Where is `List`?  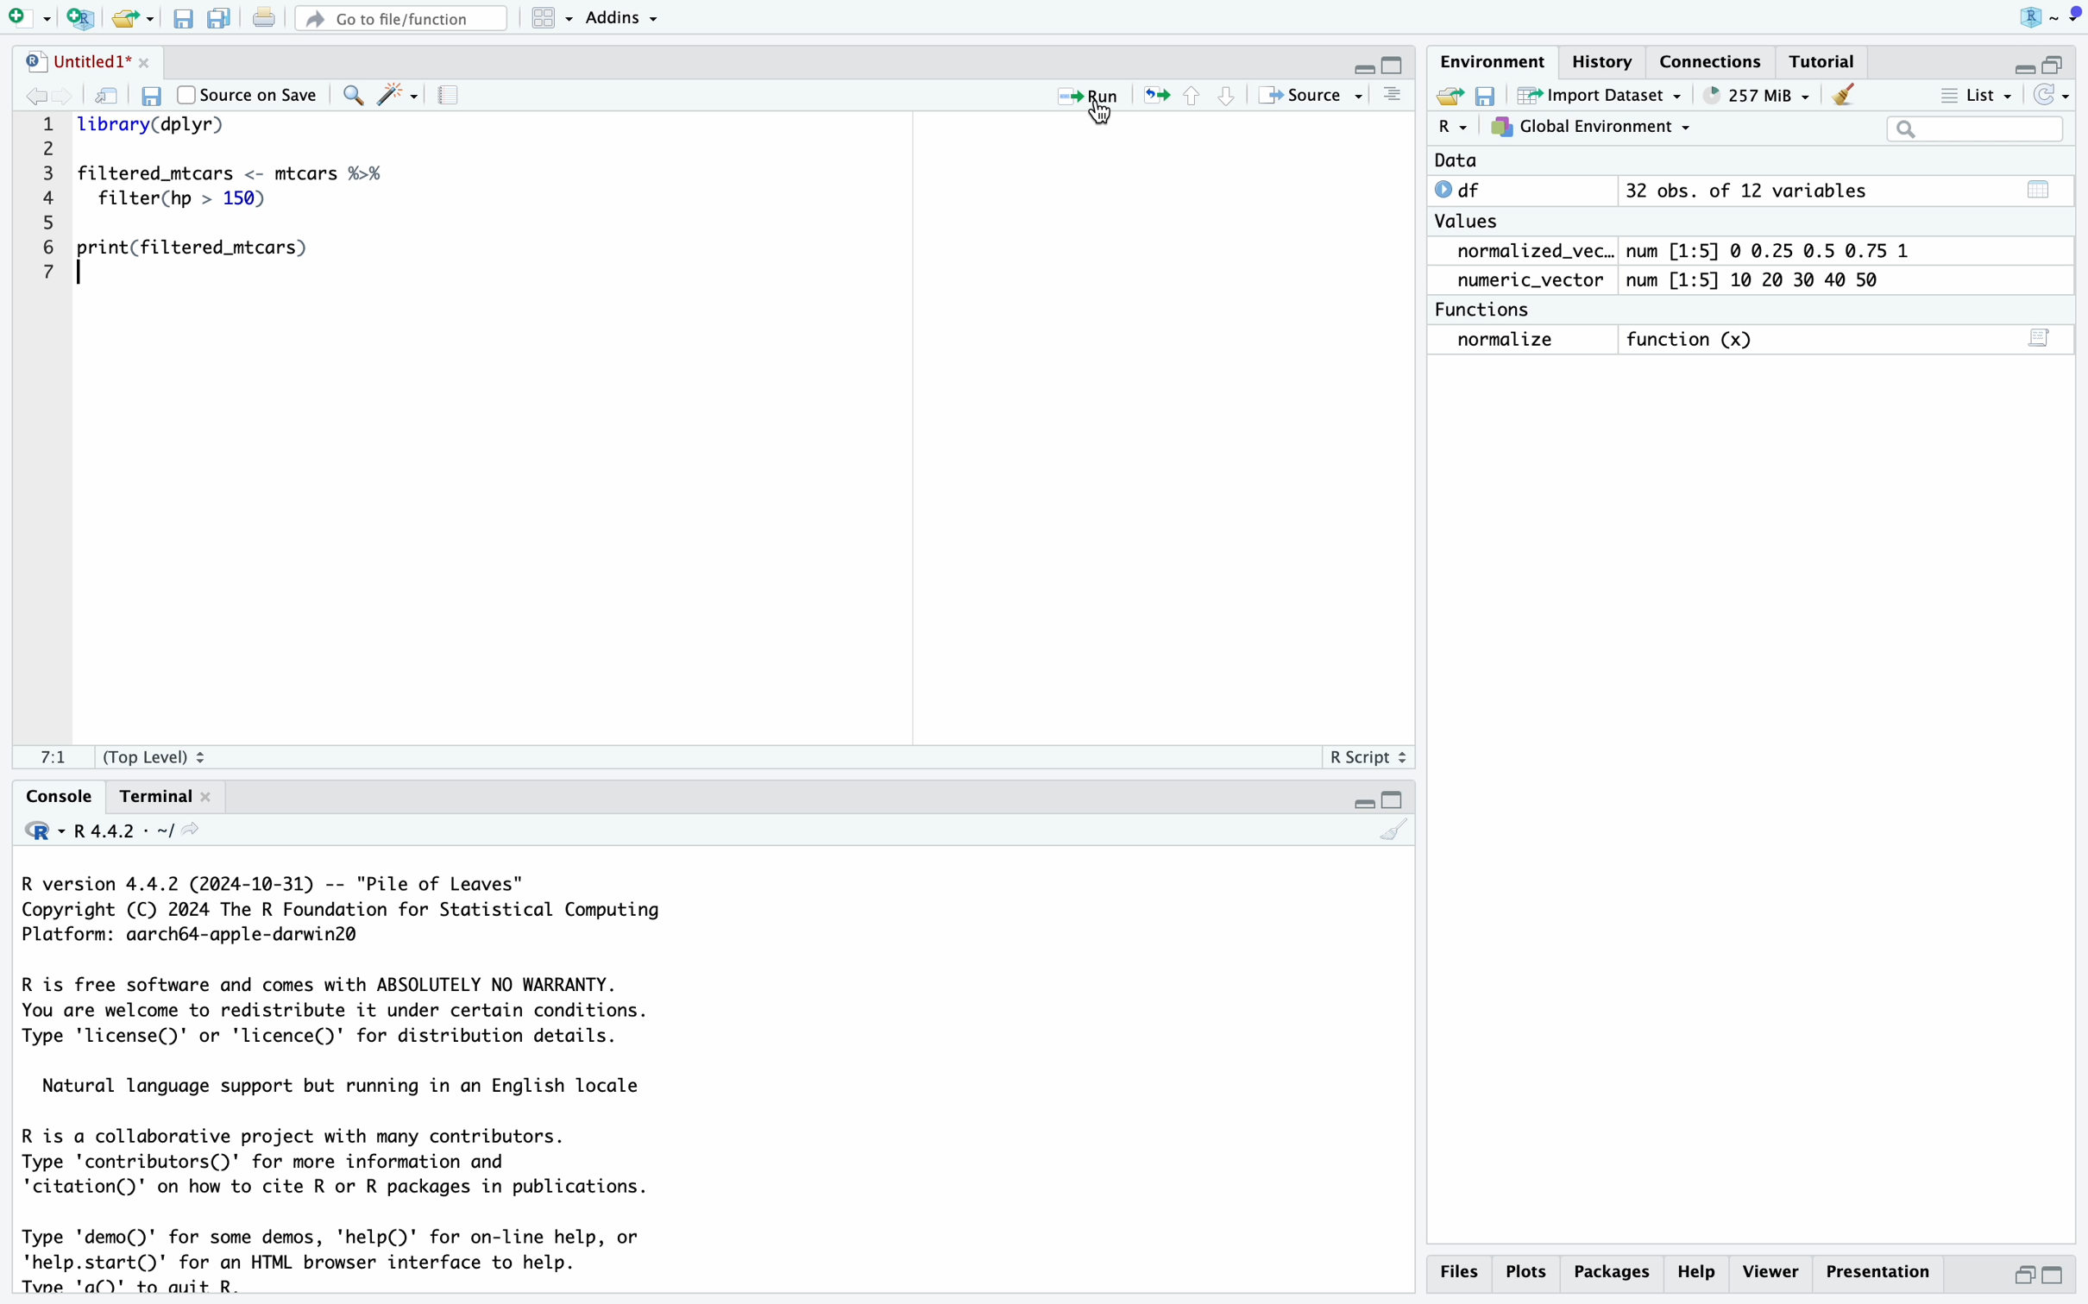
List is located at coordinates (1975, 97).